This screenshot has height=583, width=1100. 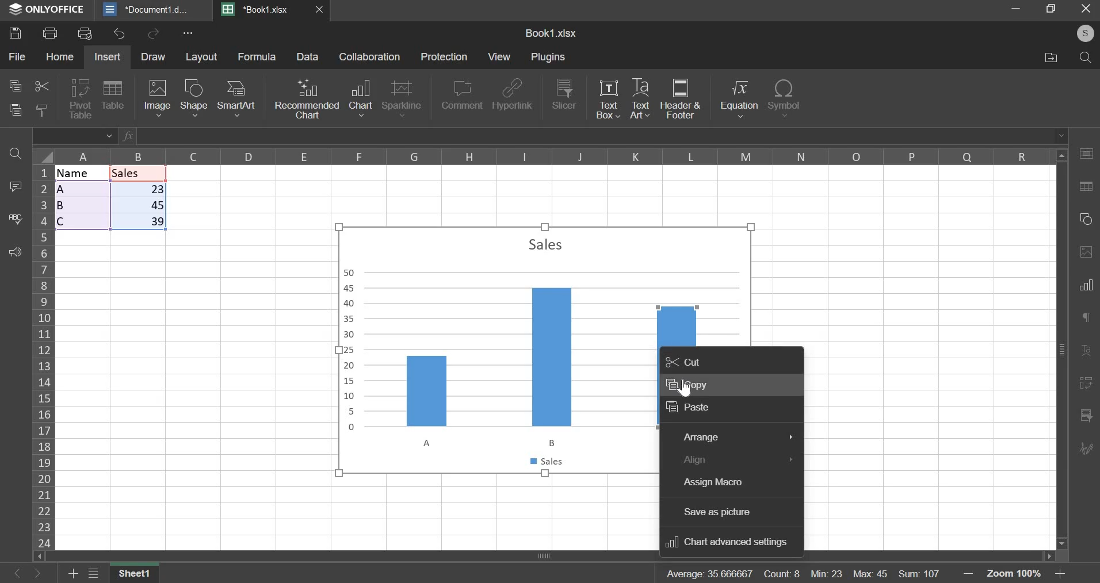 I want to click on columns, so click(x=542, y=155).